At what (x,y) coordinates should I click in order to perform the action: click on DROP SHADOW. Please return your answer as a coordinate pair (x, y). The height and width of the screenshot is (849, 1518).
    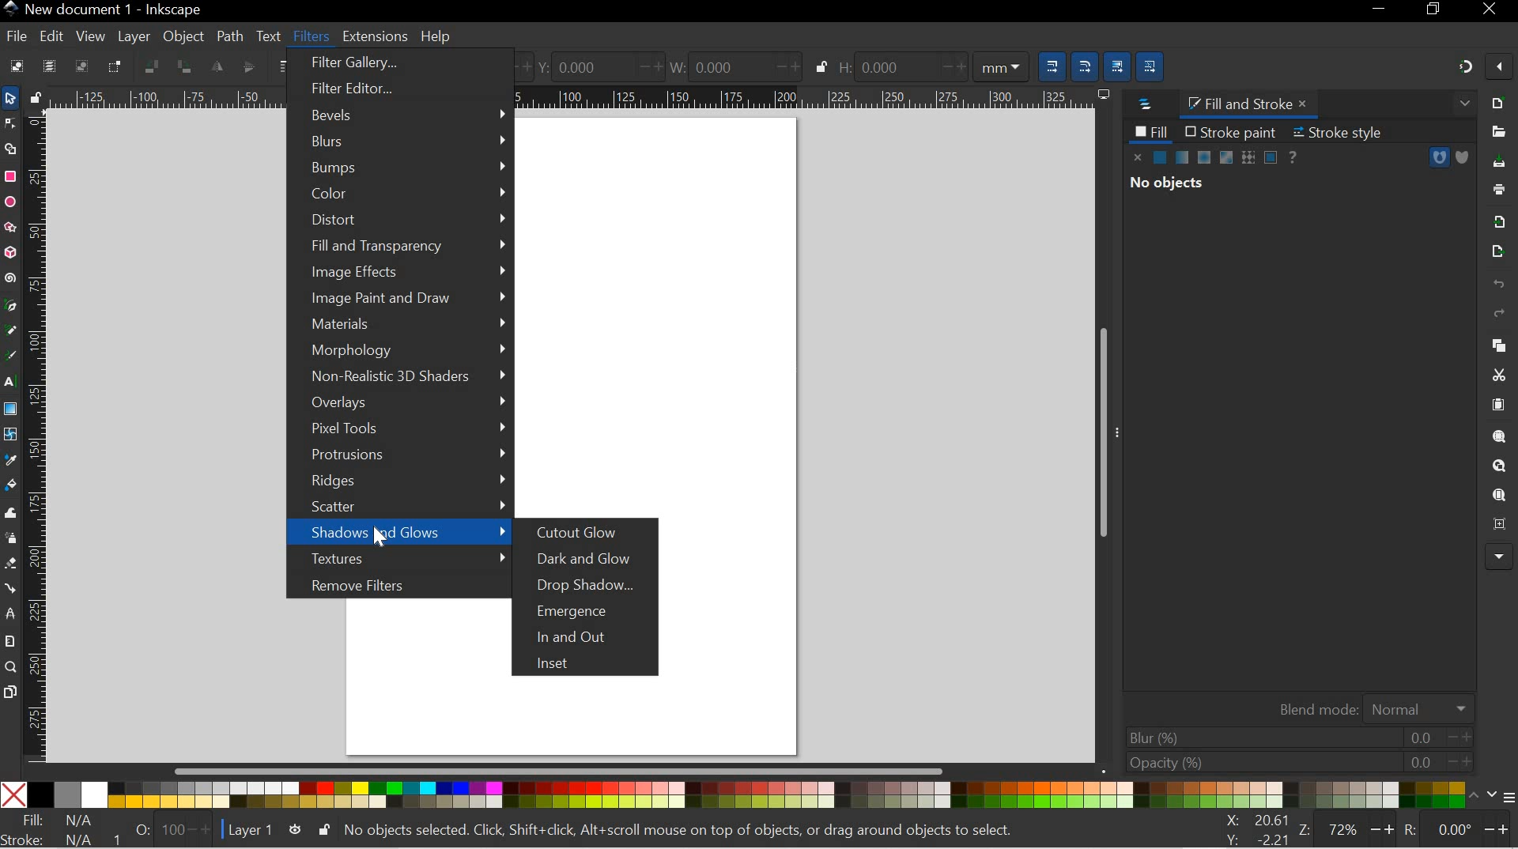
    Looking at the image, I should click on (592, 586).